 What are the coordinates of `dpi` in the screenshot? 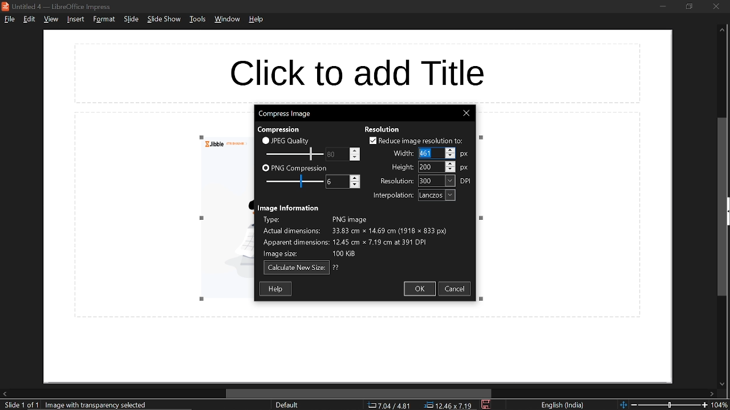 It's located at (467, 181).